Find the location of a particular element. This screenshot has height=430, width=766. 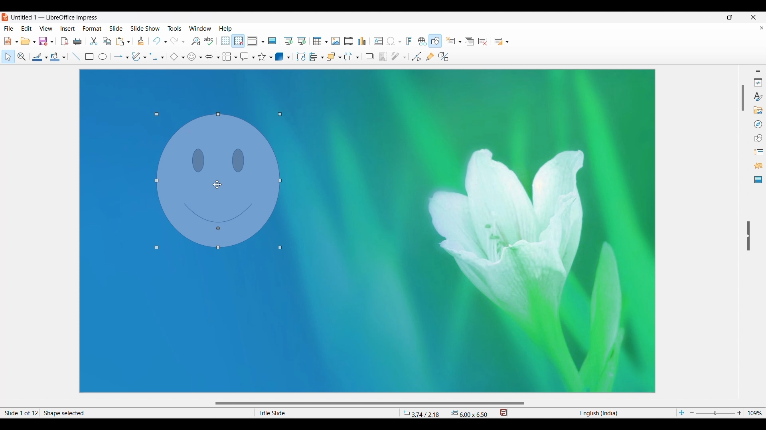

Selected curve and polygon option is located at coordinates (136, 57).